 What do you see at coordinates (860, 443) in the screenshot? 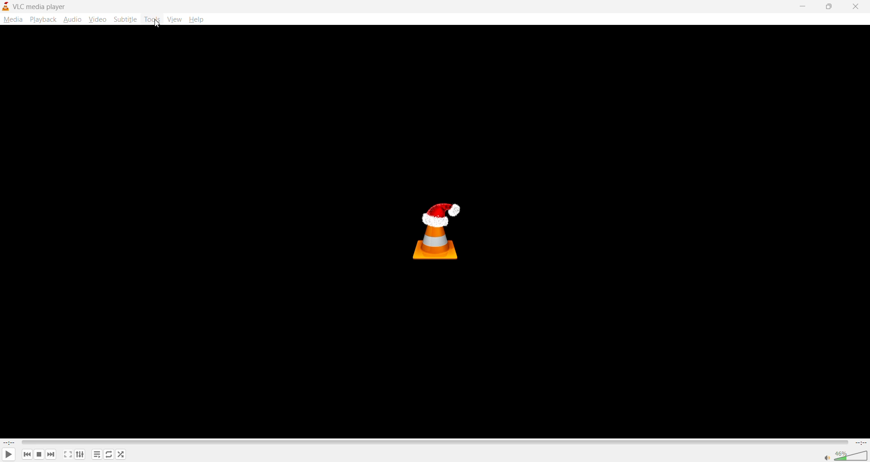
I see `total track time` at bounding box center [860, 443].